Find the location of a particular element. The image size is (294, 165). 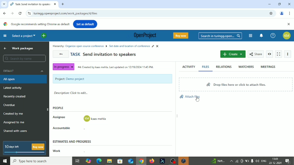

Files is located at coordinates (206, 67).